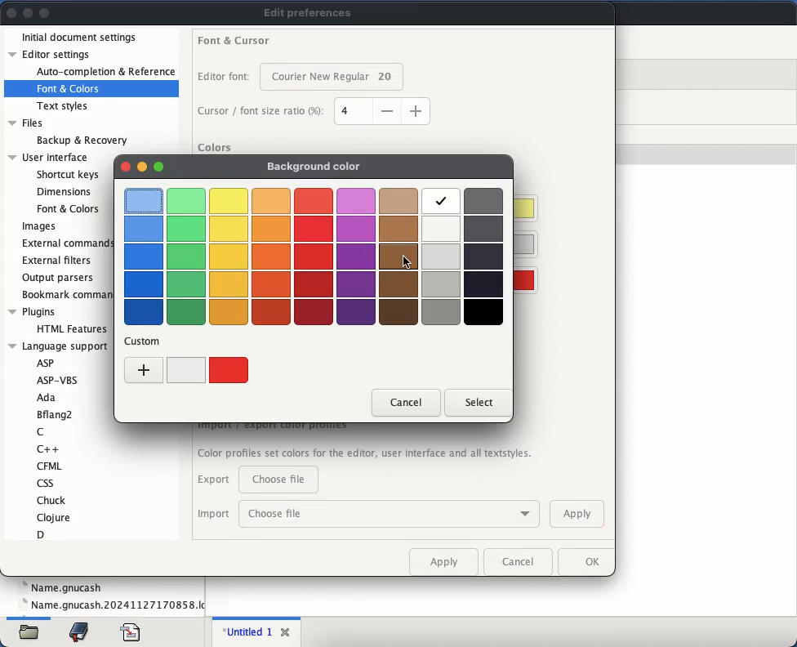 This screenshot has height=647, width=797. I want to click on choose file, so click(390, 513).